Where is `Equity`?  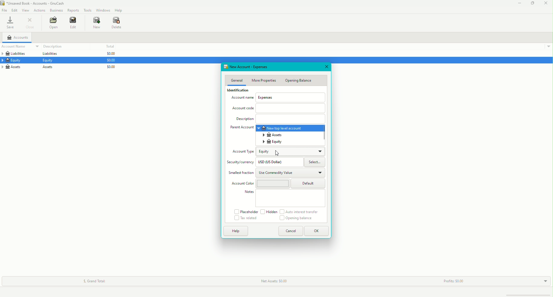
Equity is located at coordinates (15, 61).